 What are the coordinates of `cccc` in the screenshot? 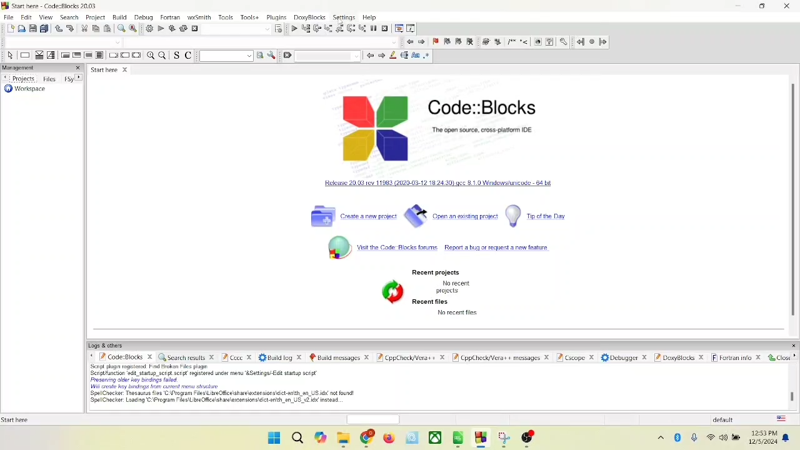 It's located at (236, 357).